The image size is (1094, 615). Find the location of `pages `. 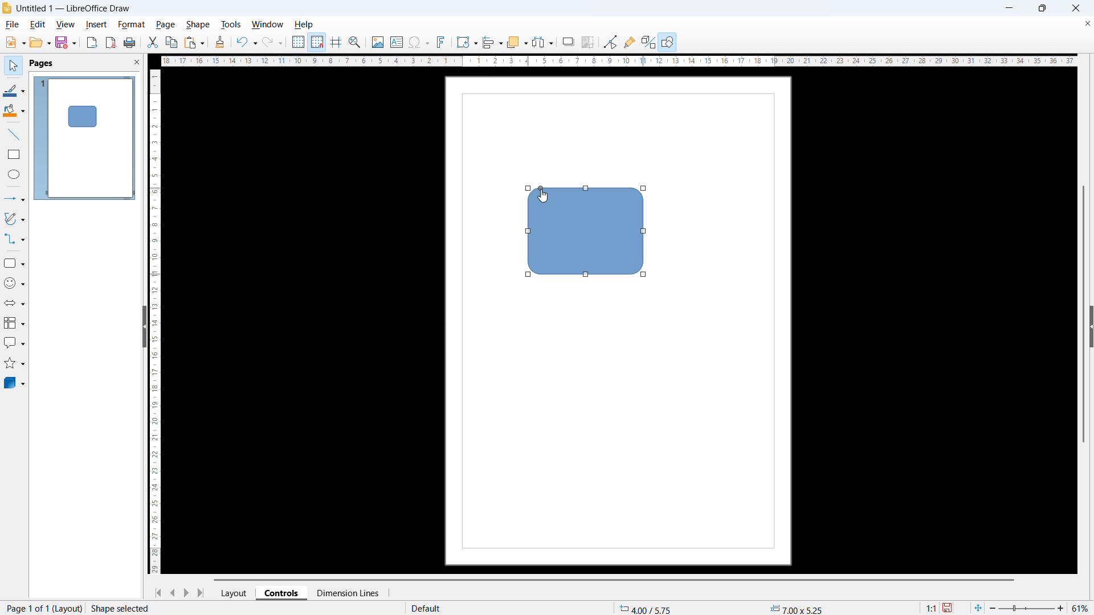

pages  is located at coordinates (40, 64).